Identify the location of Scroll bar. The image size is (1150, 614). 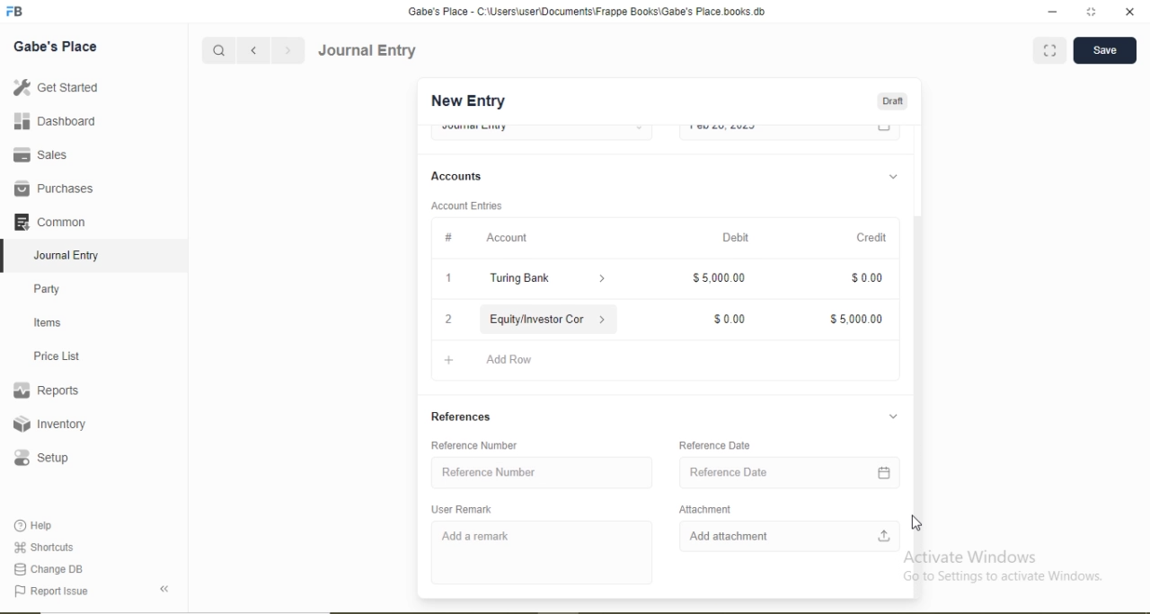
(917, 346).